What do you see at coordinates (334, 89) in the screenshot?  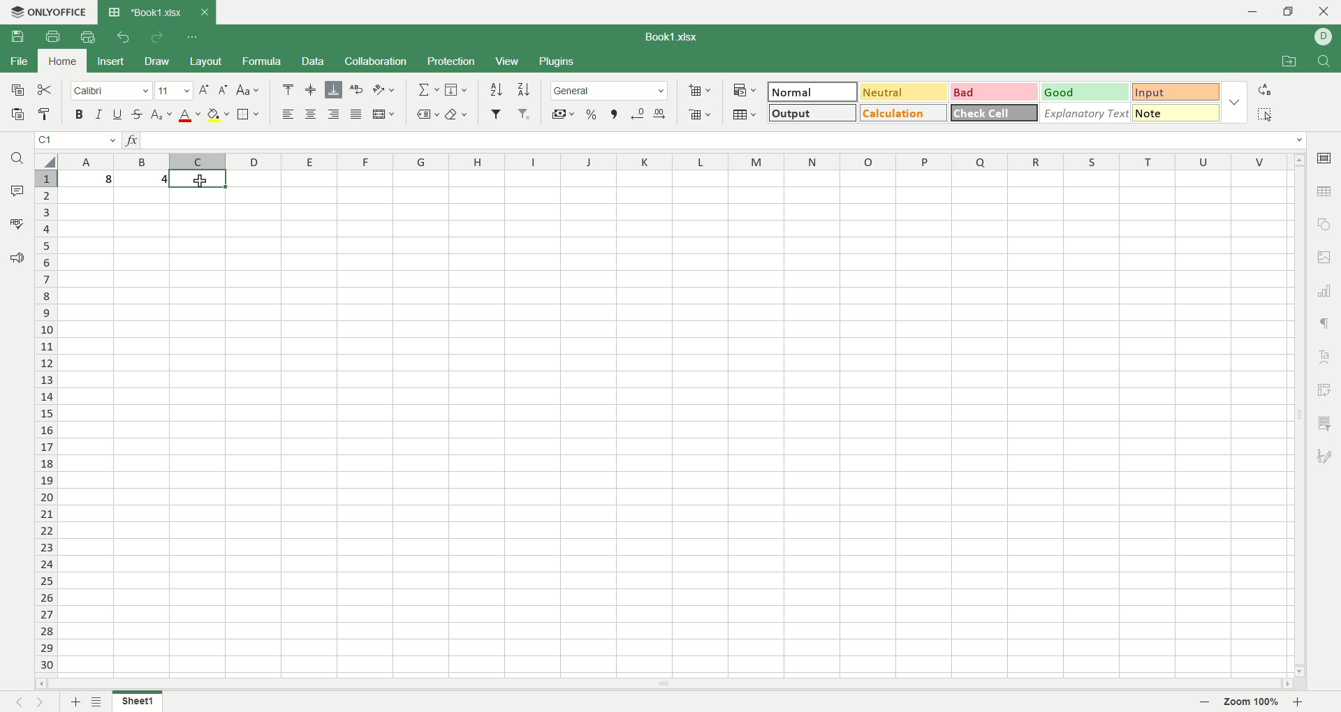 I see `align bottom` at bounding box center [334, 89].